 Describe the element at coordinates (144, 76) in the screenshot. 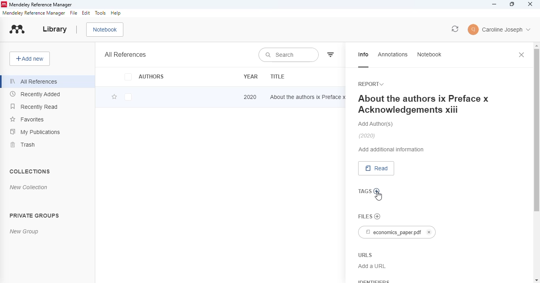

I see `authors` at that location.